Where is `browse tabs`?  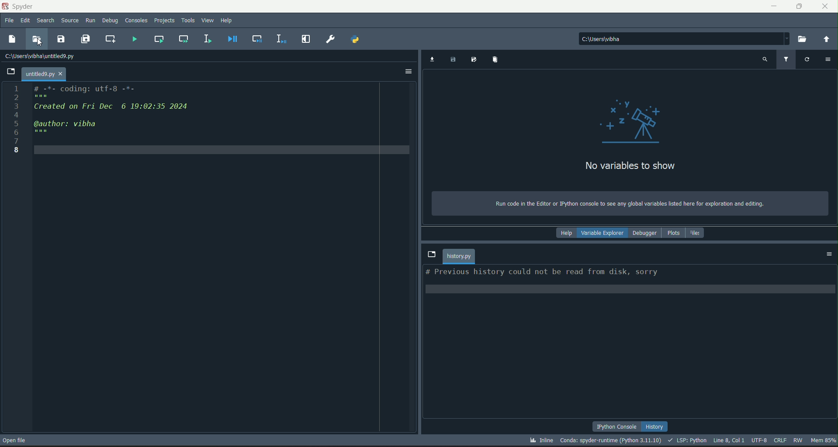
browse tabs is located at coordinates (10, 71).